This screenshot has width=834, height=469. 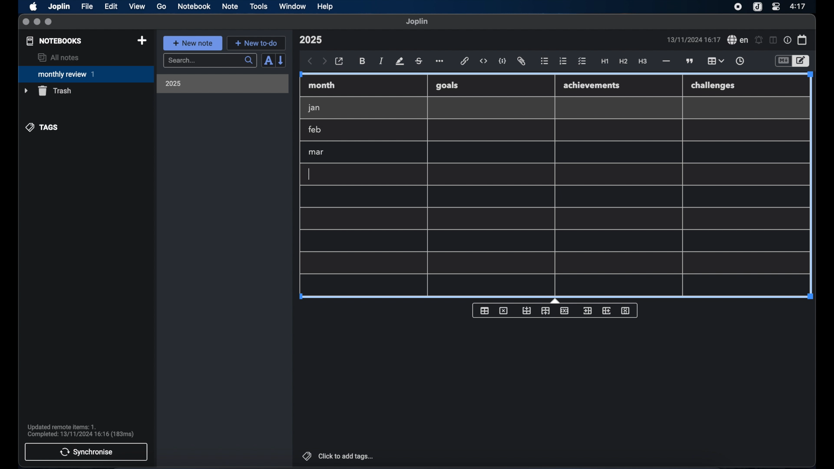 I want to click on date, so click(x=693, y=40).